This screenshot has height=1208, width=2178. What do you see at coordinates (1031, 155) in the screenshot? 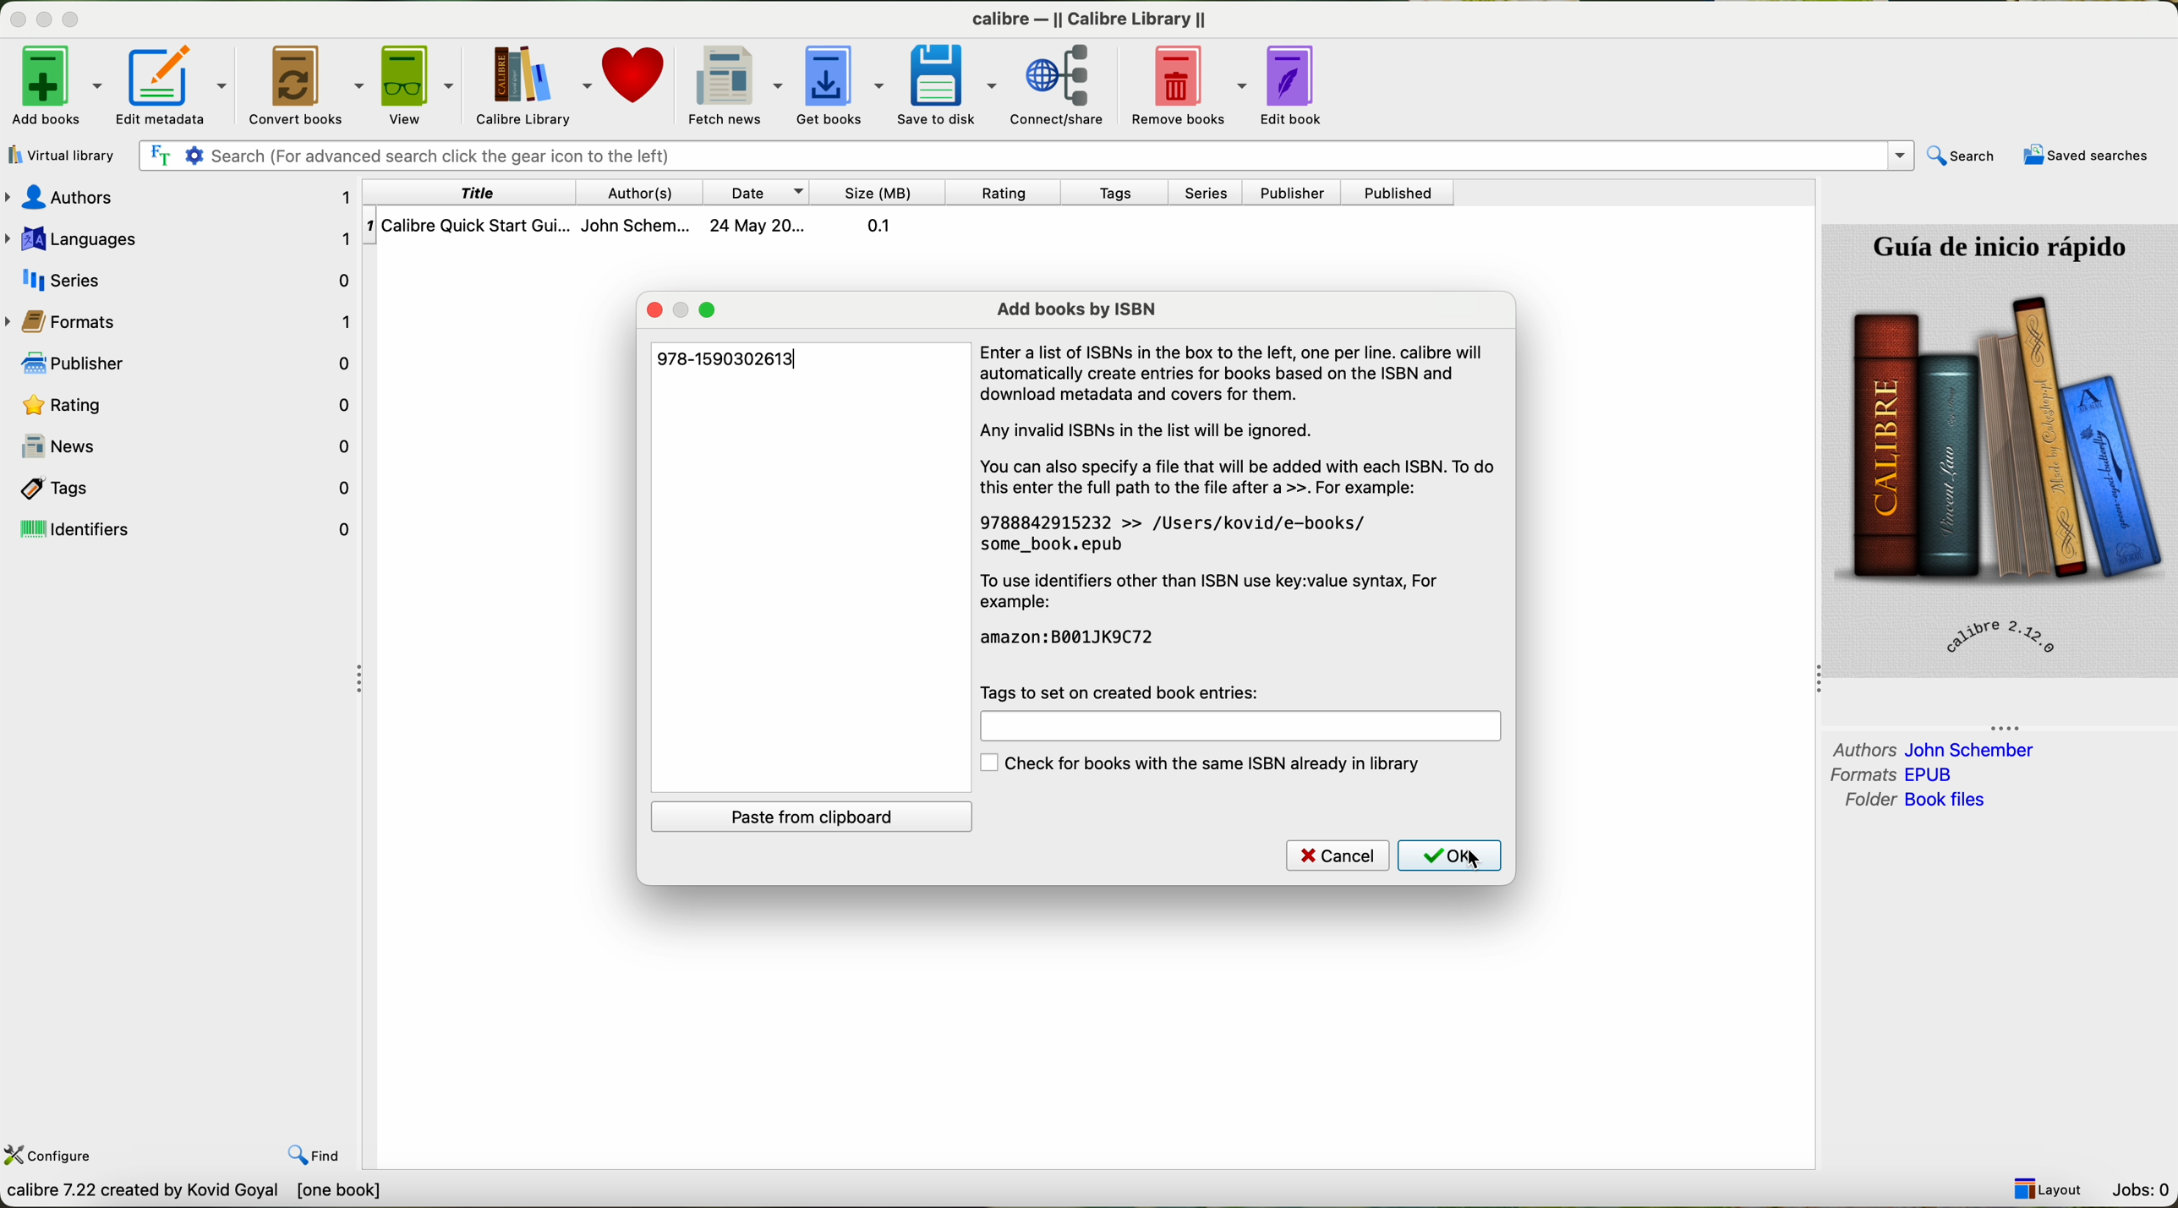
I see `searrch bar` at bounding box center [1031, 155].